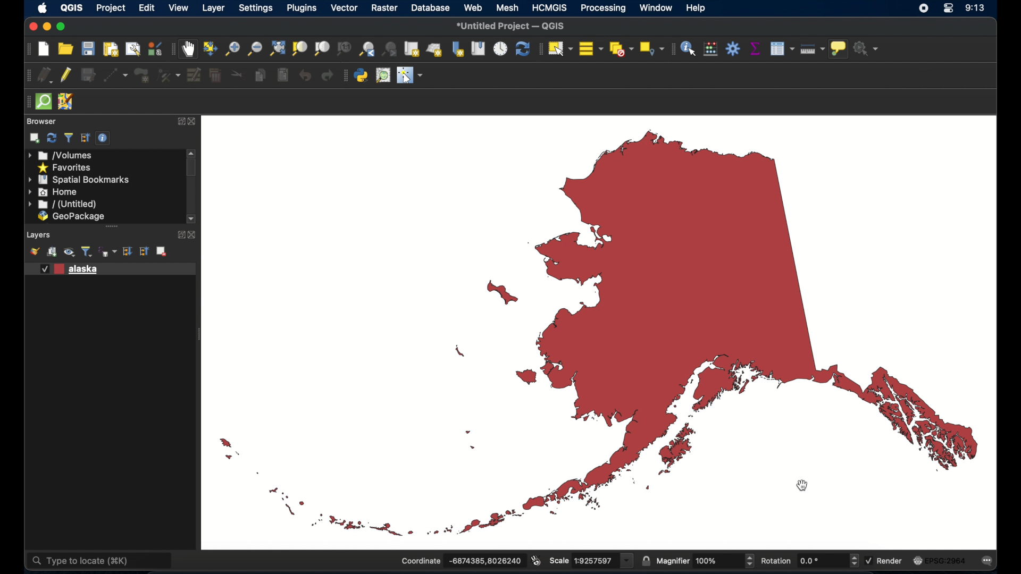 The image size is (1021, 574). Describe the element at coordinates (68, 138) in the screenshot. I see `filter browser` at that location.